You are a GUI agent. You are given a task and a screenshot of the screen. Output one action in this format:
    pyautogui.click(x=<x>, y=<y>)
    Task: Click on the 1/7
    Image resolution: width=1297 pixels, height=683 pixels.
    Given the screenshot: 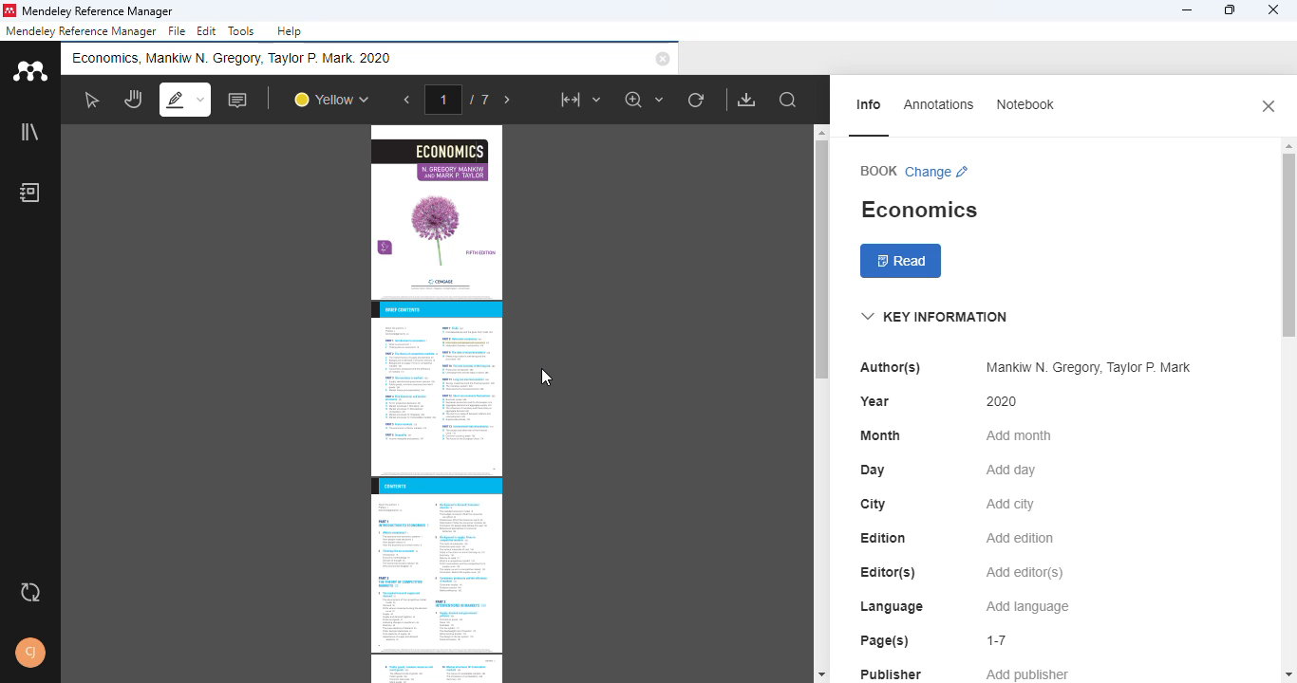 What is the action you would take?
    pyautogui.click(x=461, y=99)
    